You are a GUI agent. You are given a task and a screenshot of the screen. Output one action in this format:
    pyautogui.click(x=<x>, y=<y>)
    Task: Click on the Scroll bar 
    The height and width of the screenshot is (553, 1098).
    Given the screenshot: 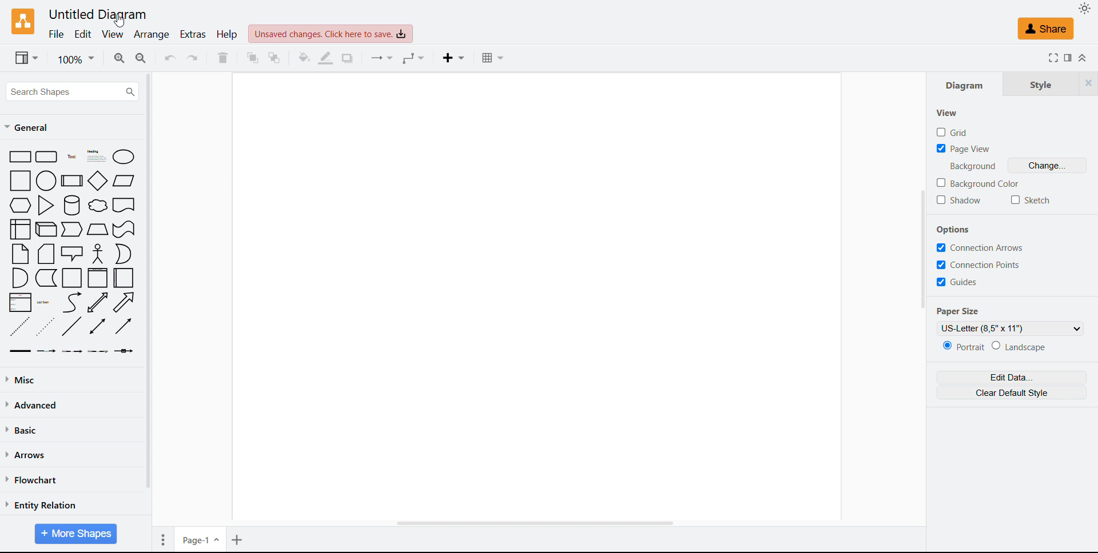 What is the action you would take?
    pyautogui.click(x=922, y=250)
    